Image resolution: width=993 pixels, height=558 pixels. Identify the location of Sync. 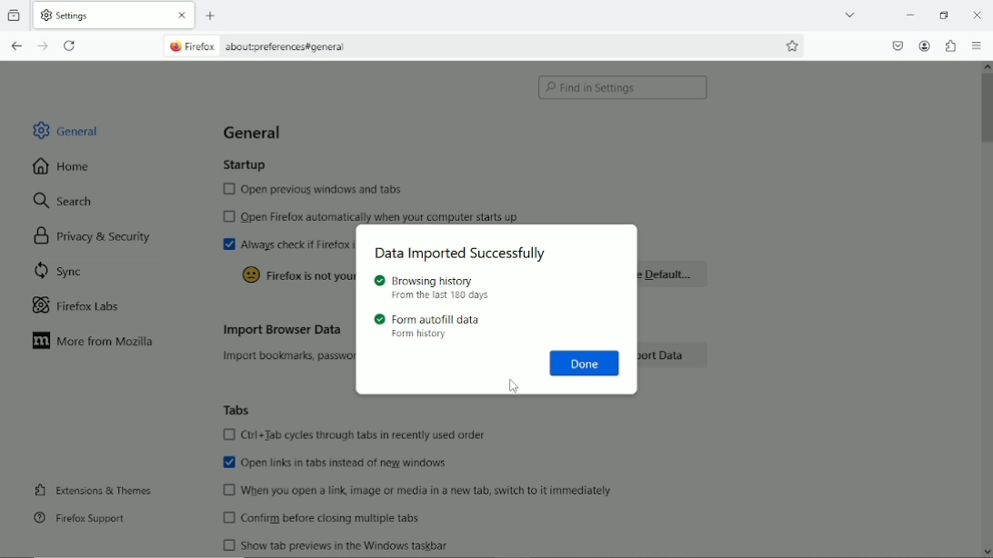
(65, 271).